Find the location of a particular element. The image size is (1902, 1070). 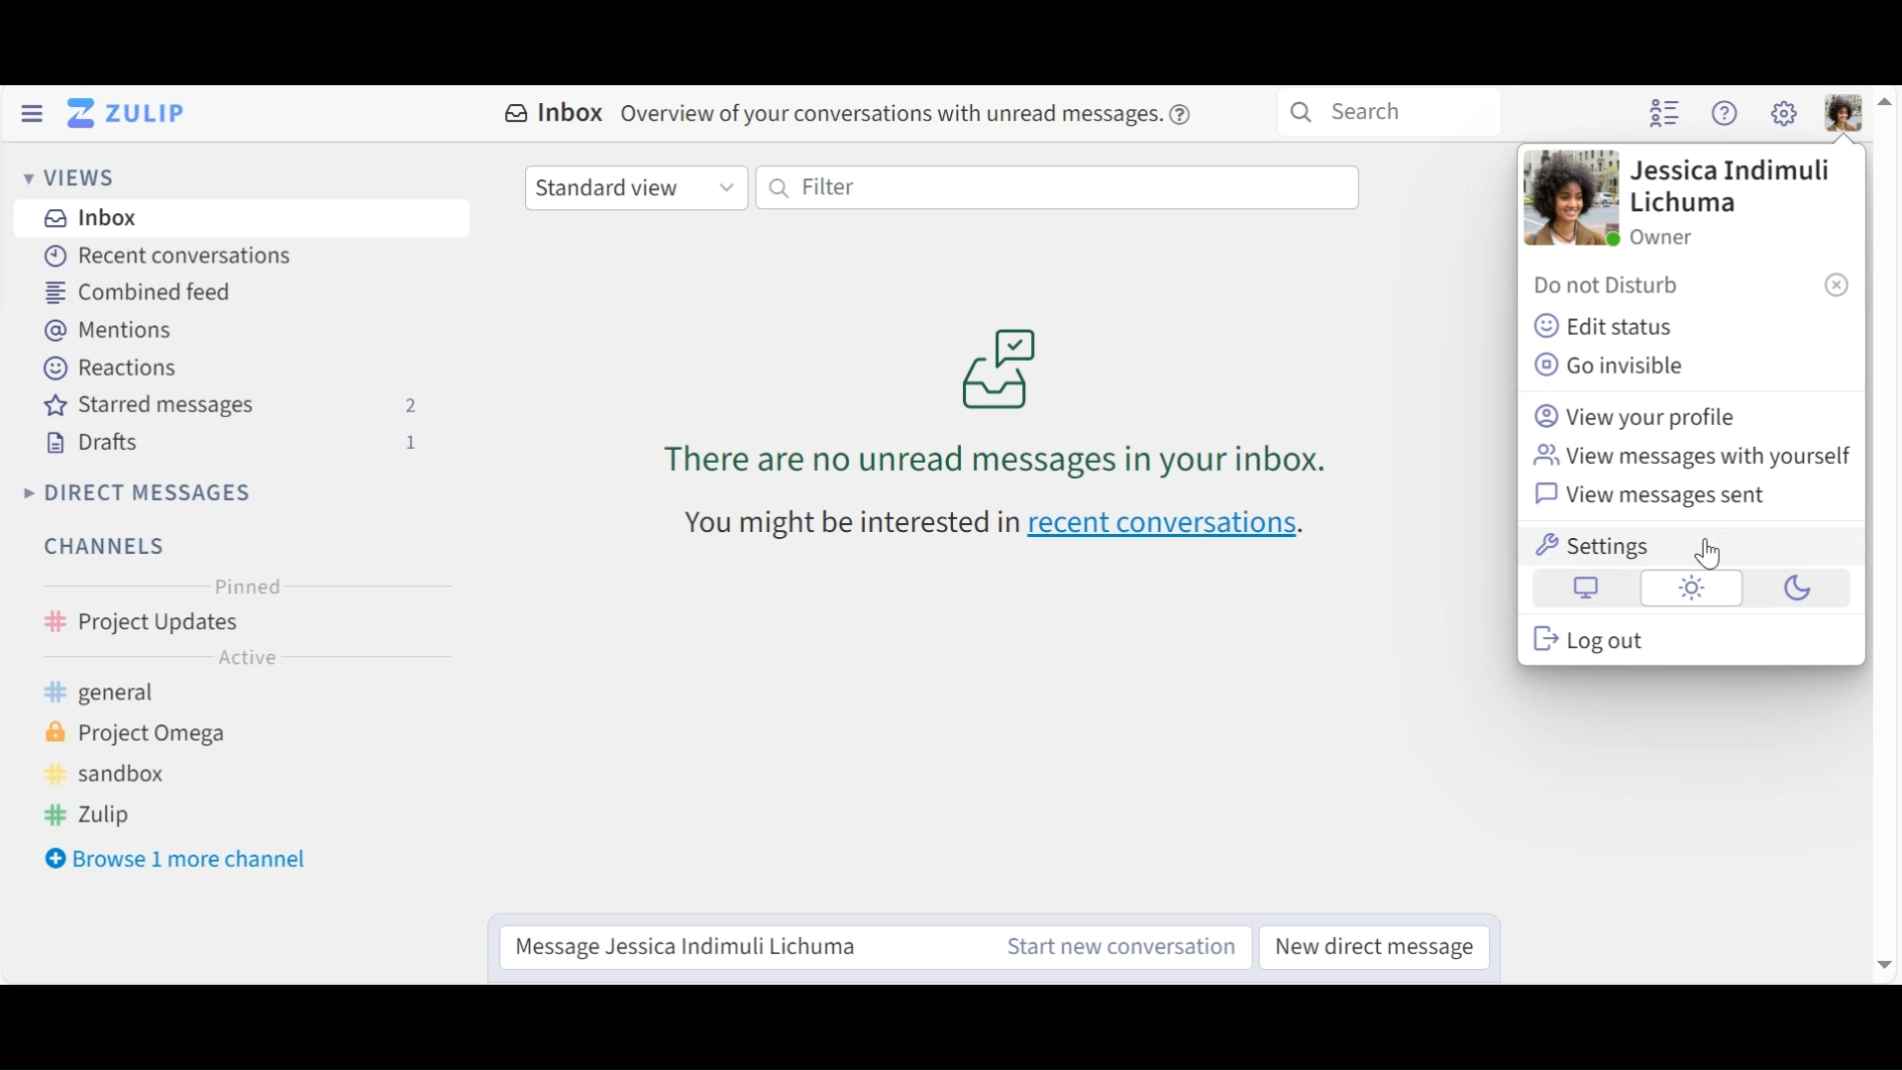

Overview of conversations with unread messages is located at coordinates (1005, 387).